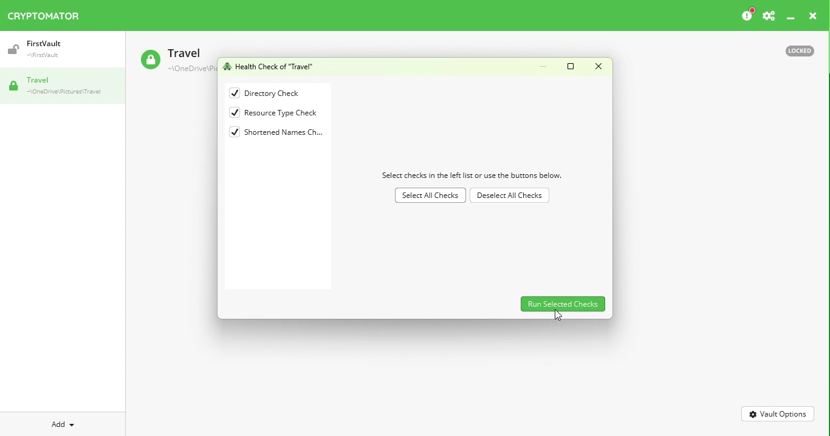  What do you see at coordinates (816, 17) in the screenshot?
I see `close` at bounding box center [816, 17].